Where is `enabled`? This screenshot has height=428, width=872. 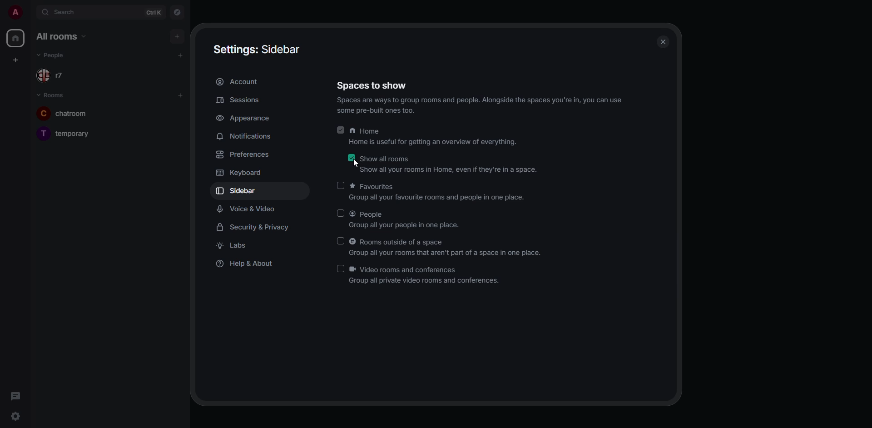 enabled is located at coordinates (340, 129).